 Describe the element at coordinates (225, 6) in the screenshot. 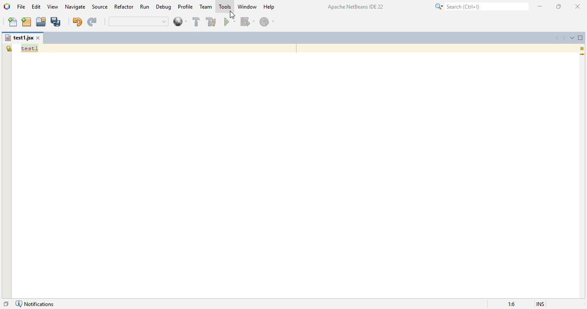

I see `tools` at that location.